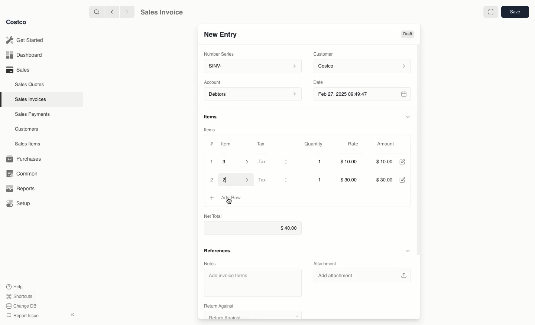 The image size is (535, 325). I want to click on Full width toggle, so click(490, 12).